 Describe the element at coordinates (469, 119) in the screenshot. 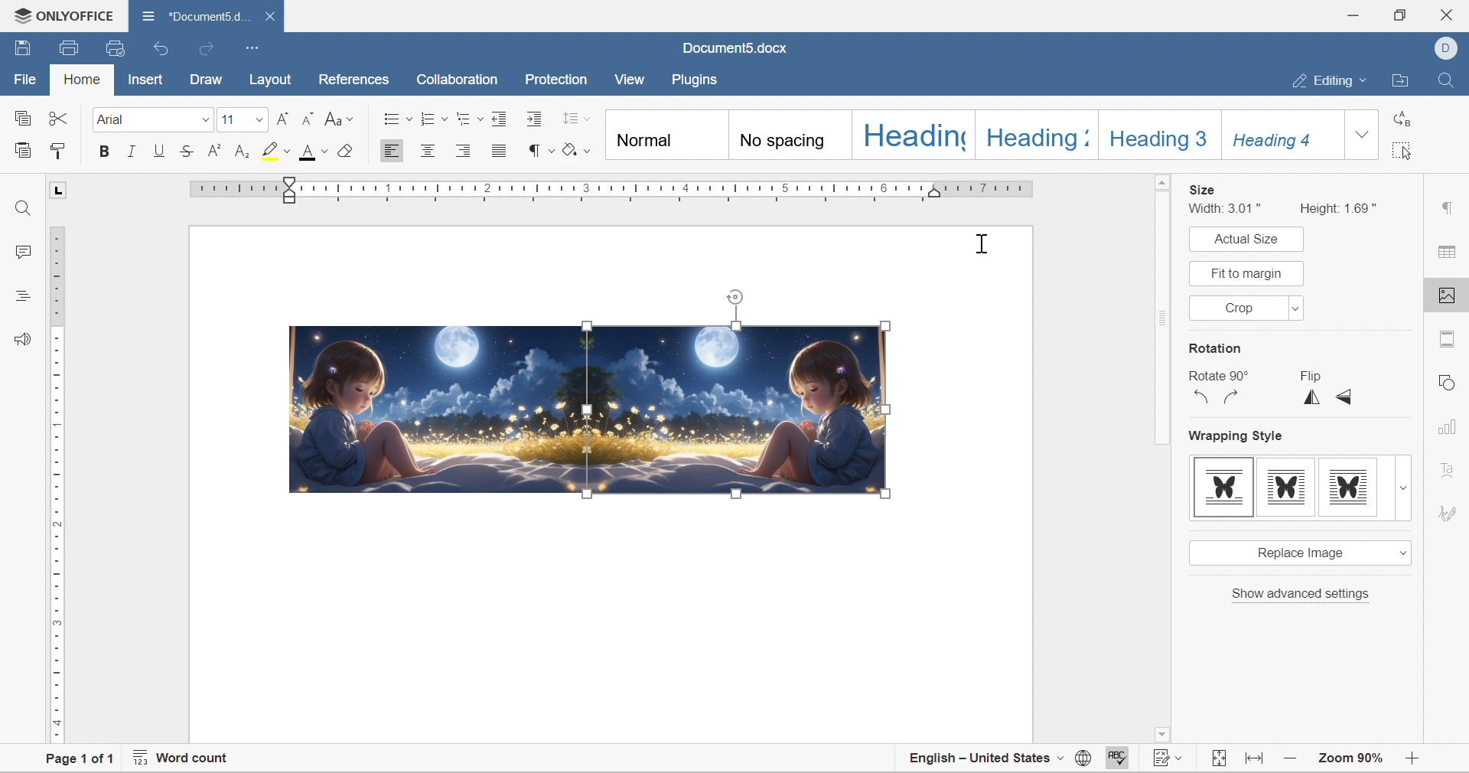

I see `multilevel list` at that location.